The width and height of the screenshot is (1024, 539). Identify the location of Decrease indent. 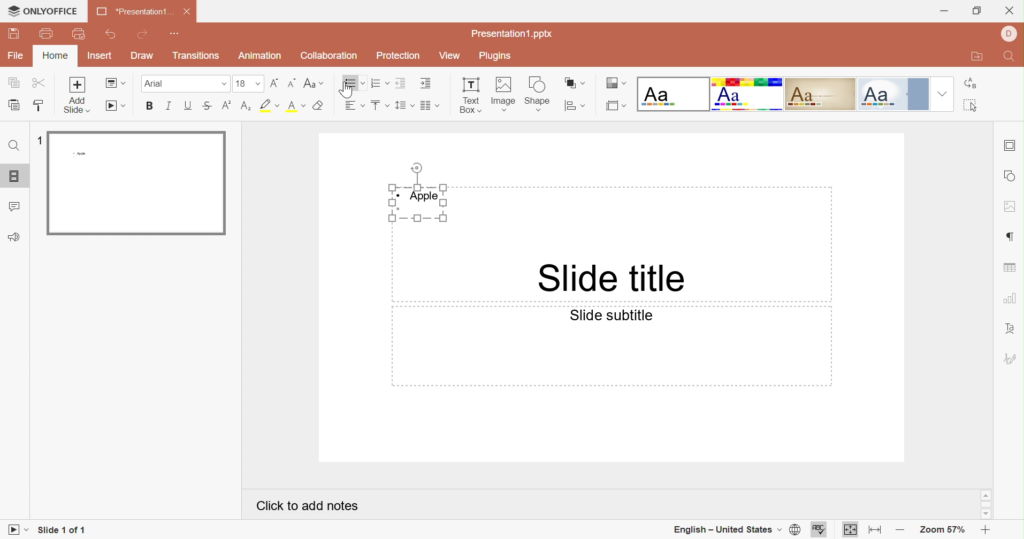
(400, 83).